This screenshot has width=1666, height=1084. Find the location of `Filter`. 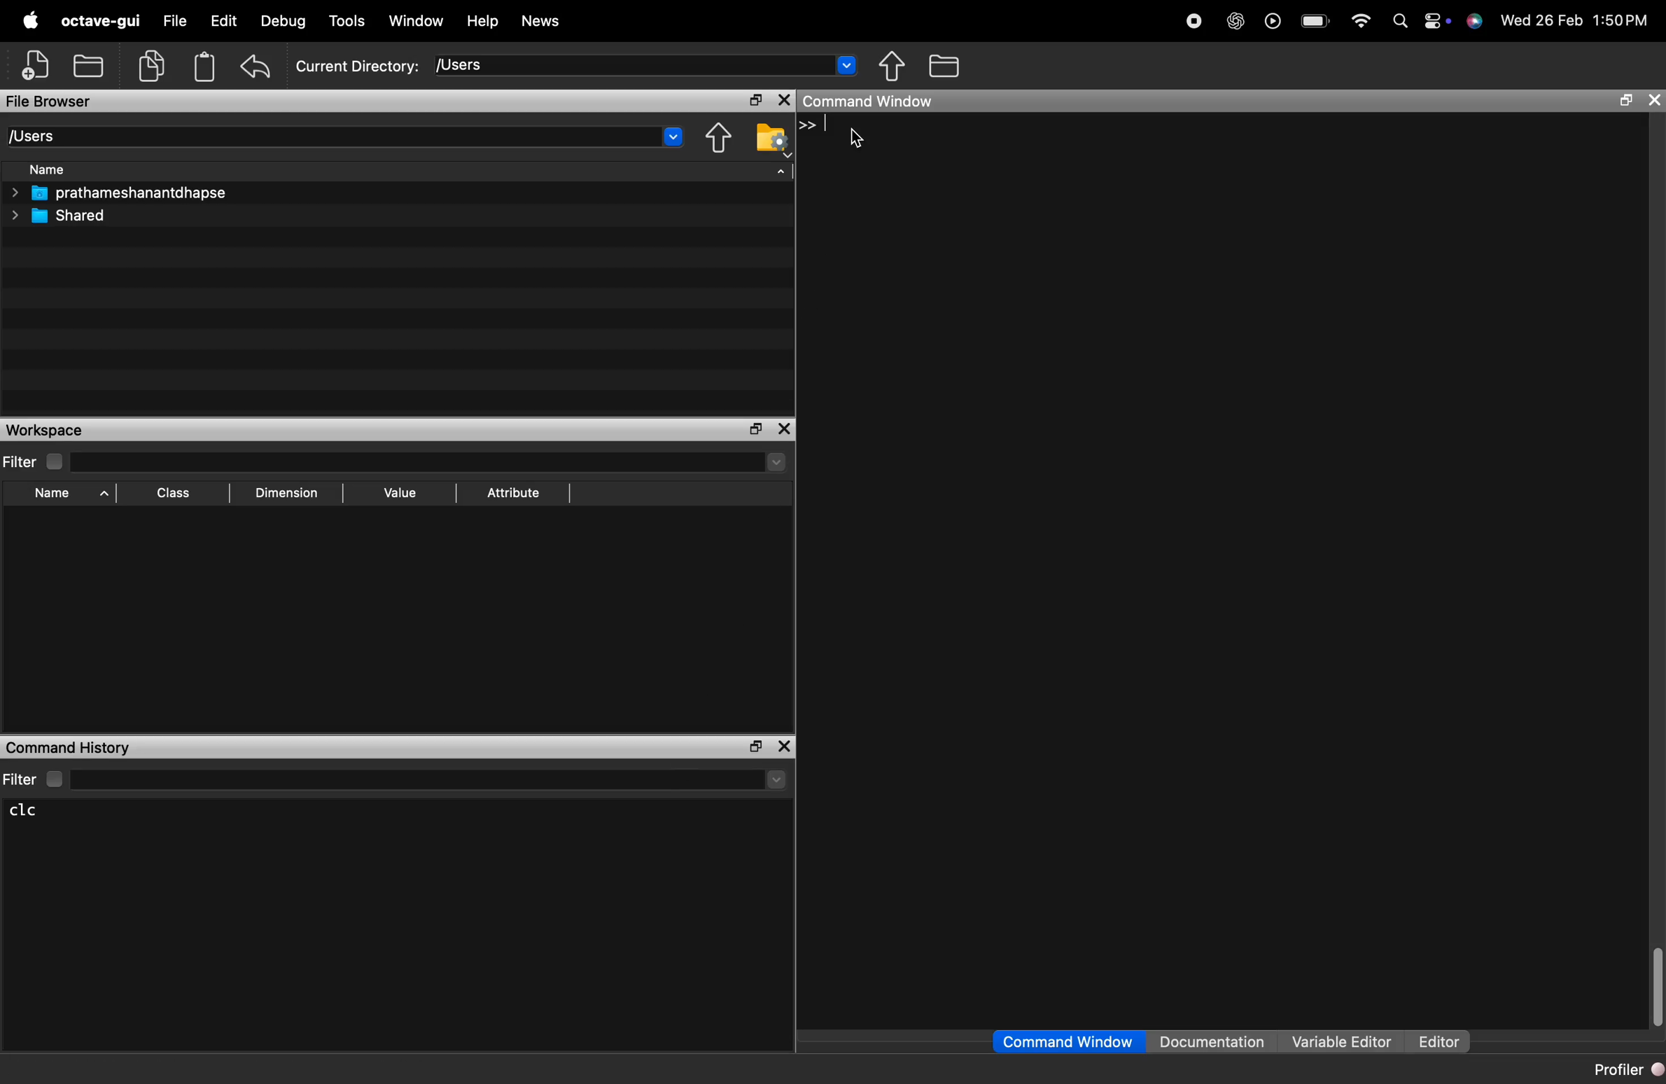

Filter is located at coordinates (395, 779).